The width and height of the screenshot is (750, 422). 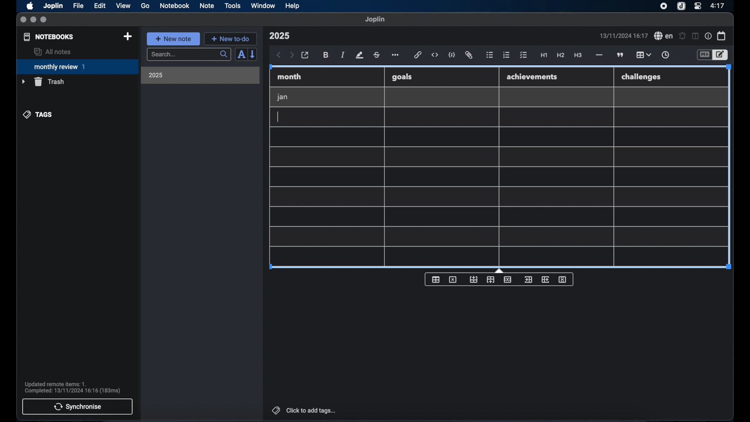 What do you see at coordinates (664, 36) in the screenshot?
I see `spel check` at bounding box center [664, 36].